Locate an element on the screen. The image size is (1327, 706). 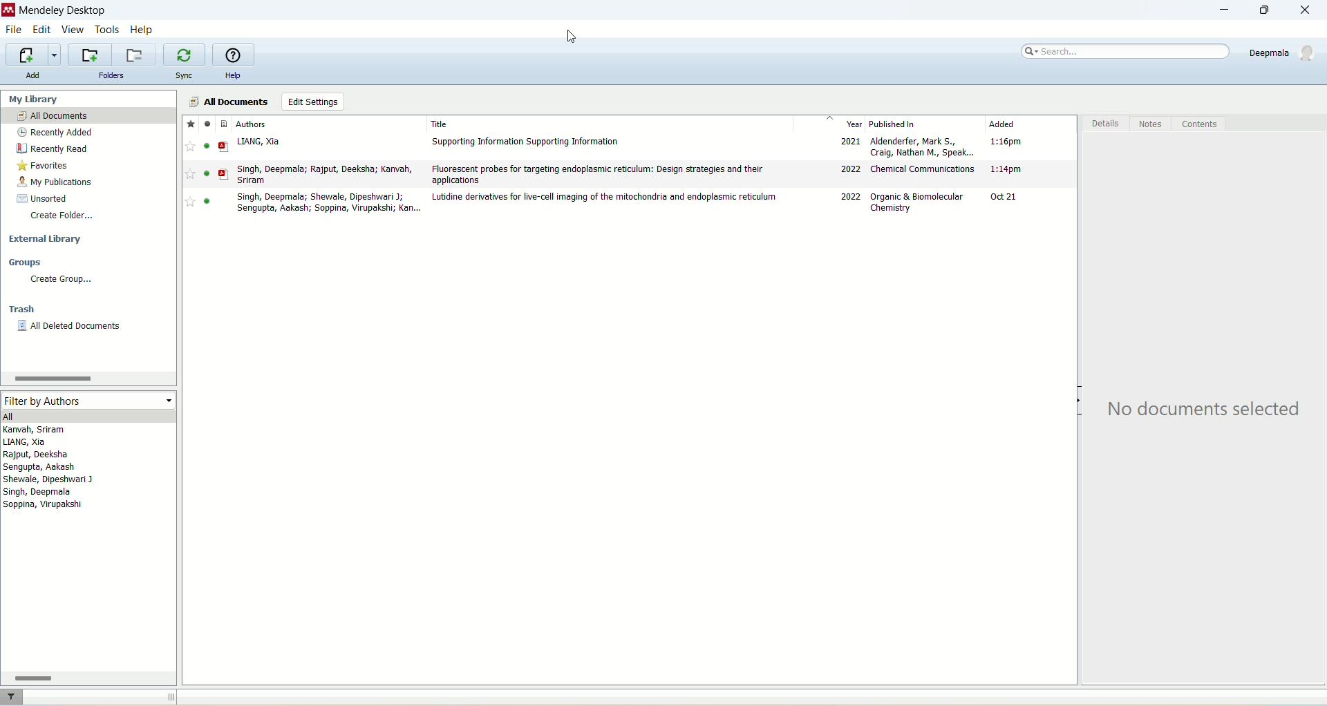
1:15 pm is located at coordinates (1017, 142).